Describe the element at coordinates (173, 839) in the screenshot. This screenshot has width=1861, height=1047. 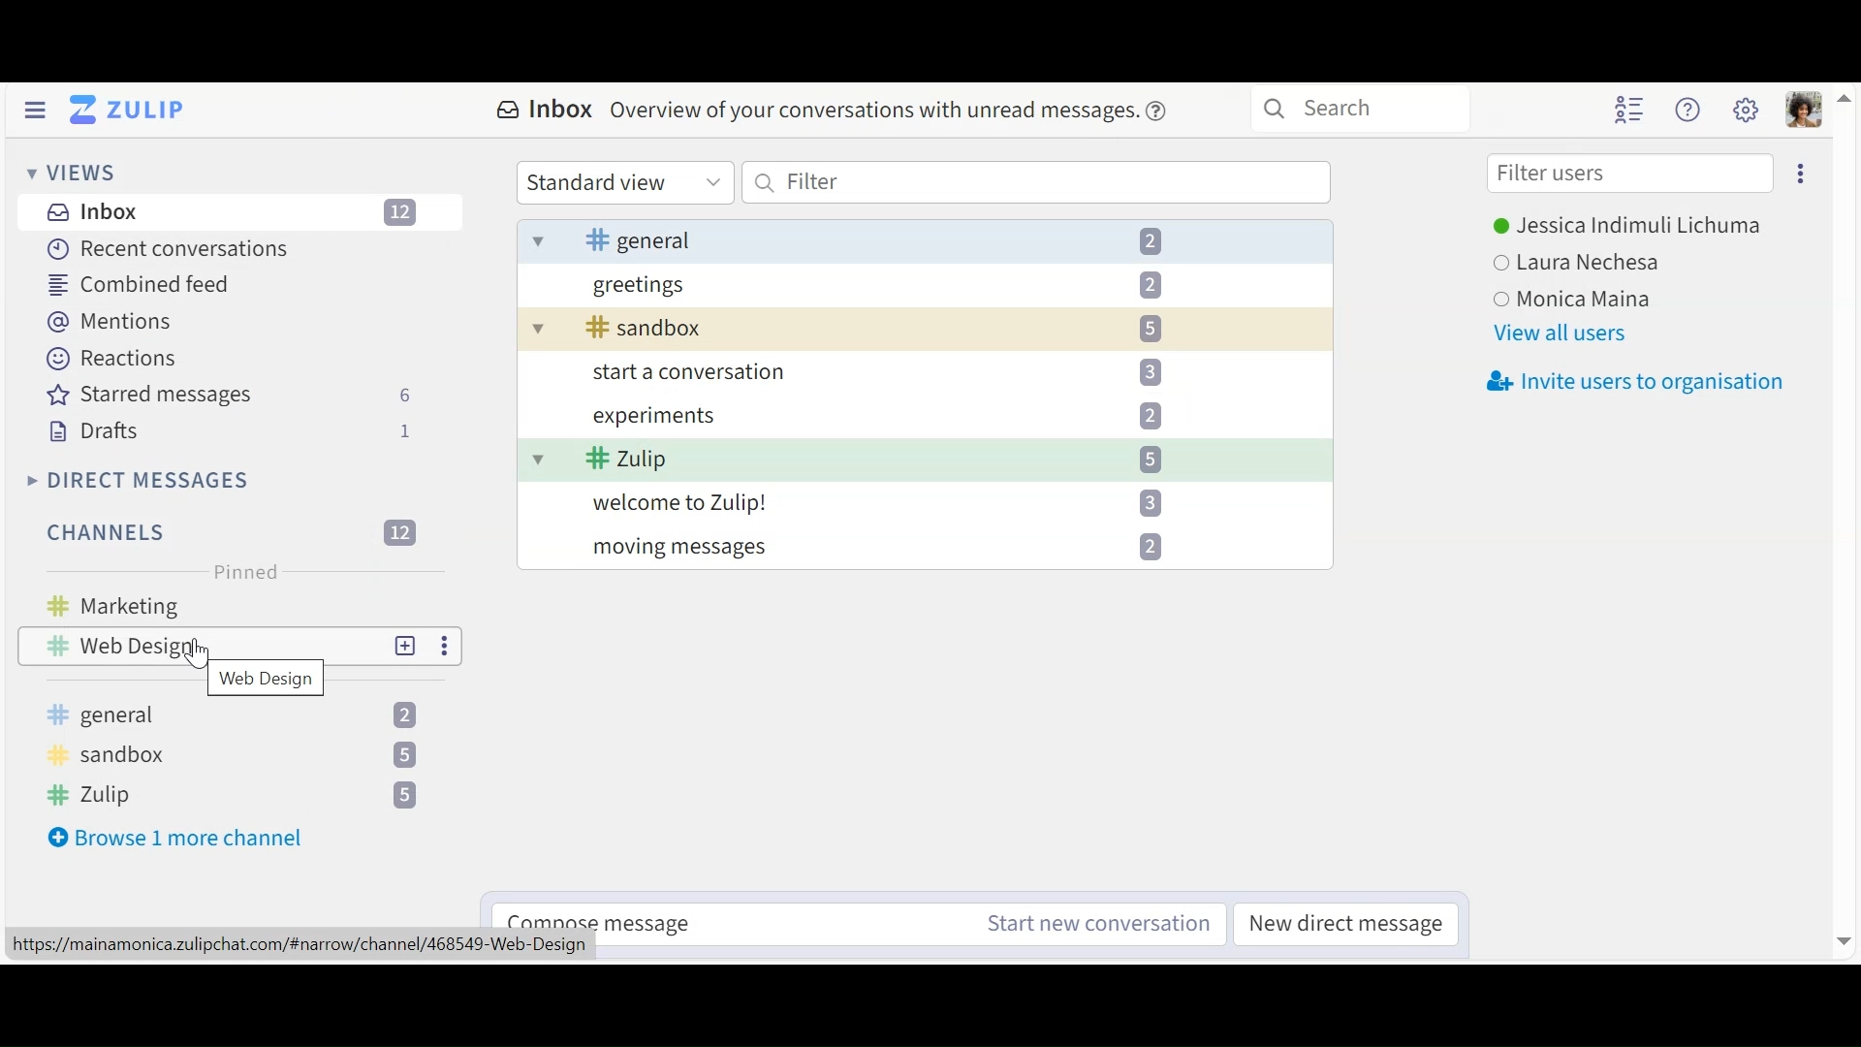
I see `Browse more channel` at that location.